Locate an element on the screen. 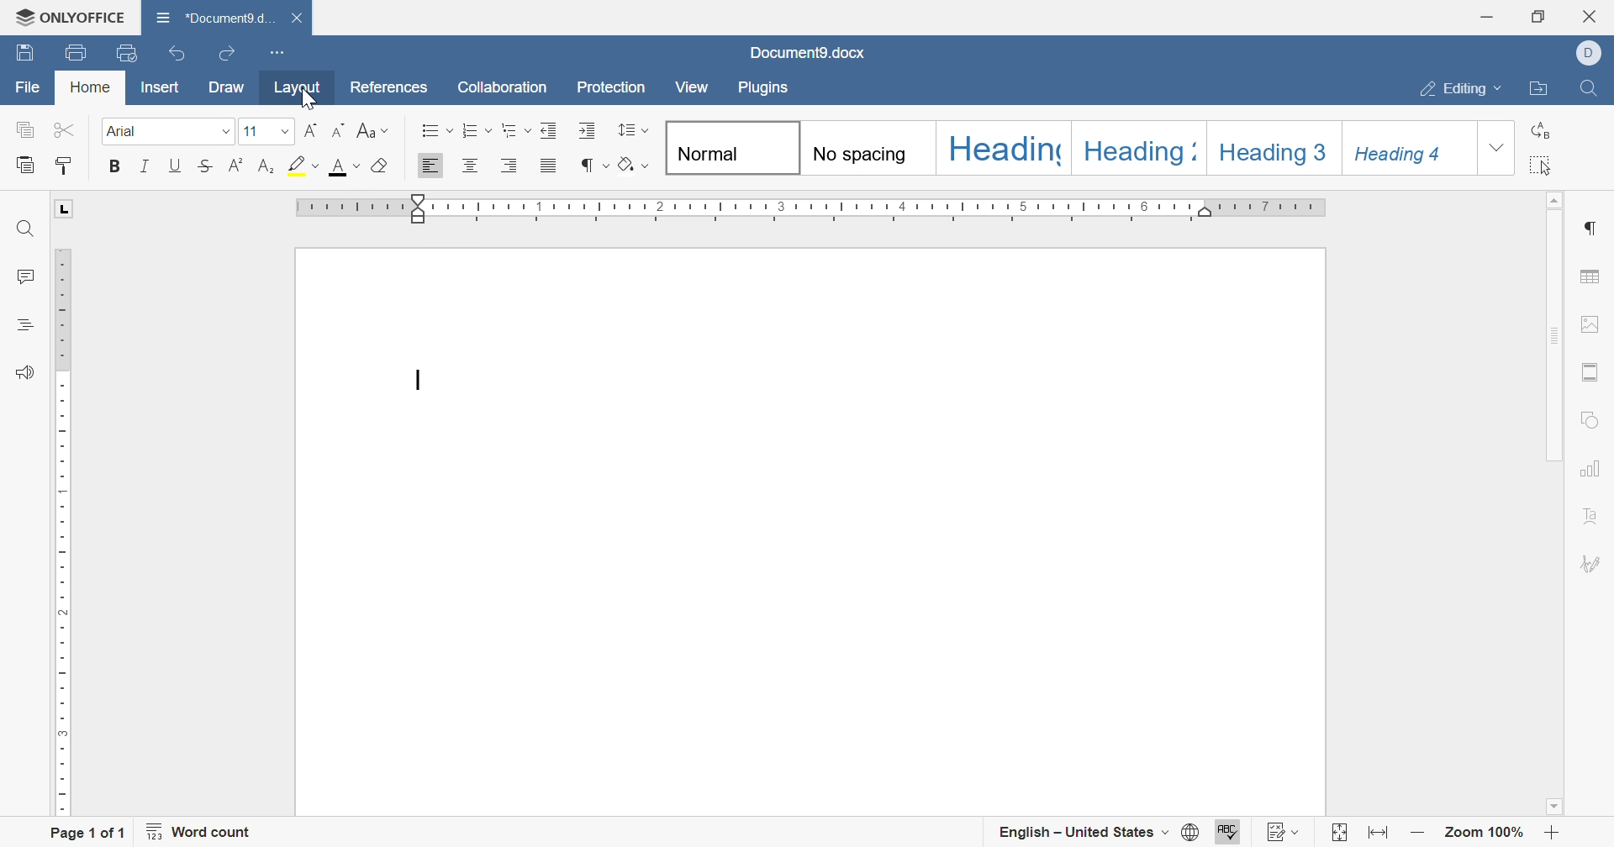  underline is located at coordinates (175, 165).